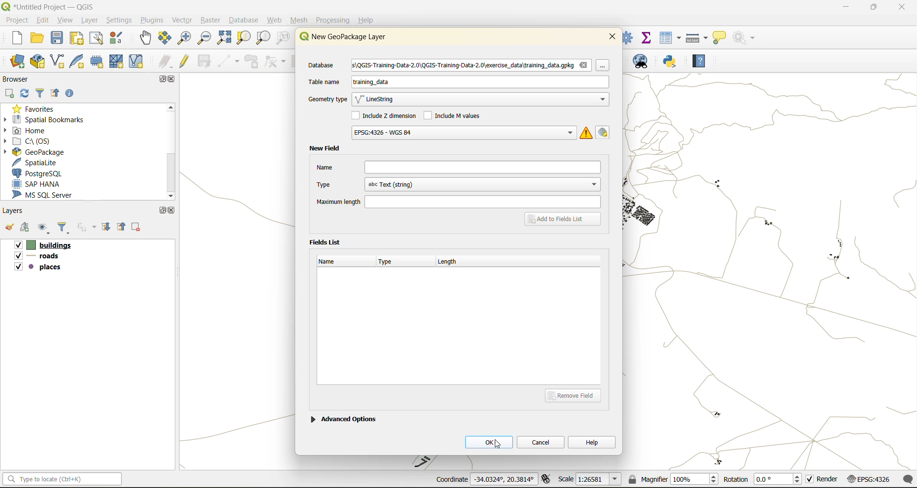 The width and height of the screenshot is (917, 488). I want to click on add polygon, so click(253, 64).